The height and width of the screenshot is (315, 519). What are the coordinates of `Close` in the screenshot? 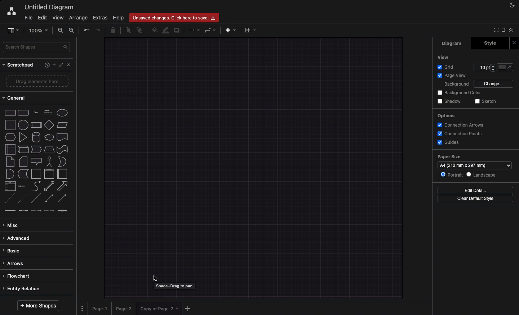 It's located at (514, 43).